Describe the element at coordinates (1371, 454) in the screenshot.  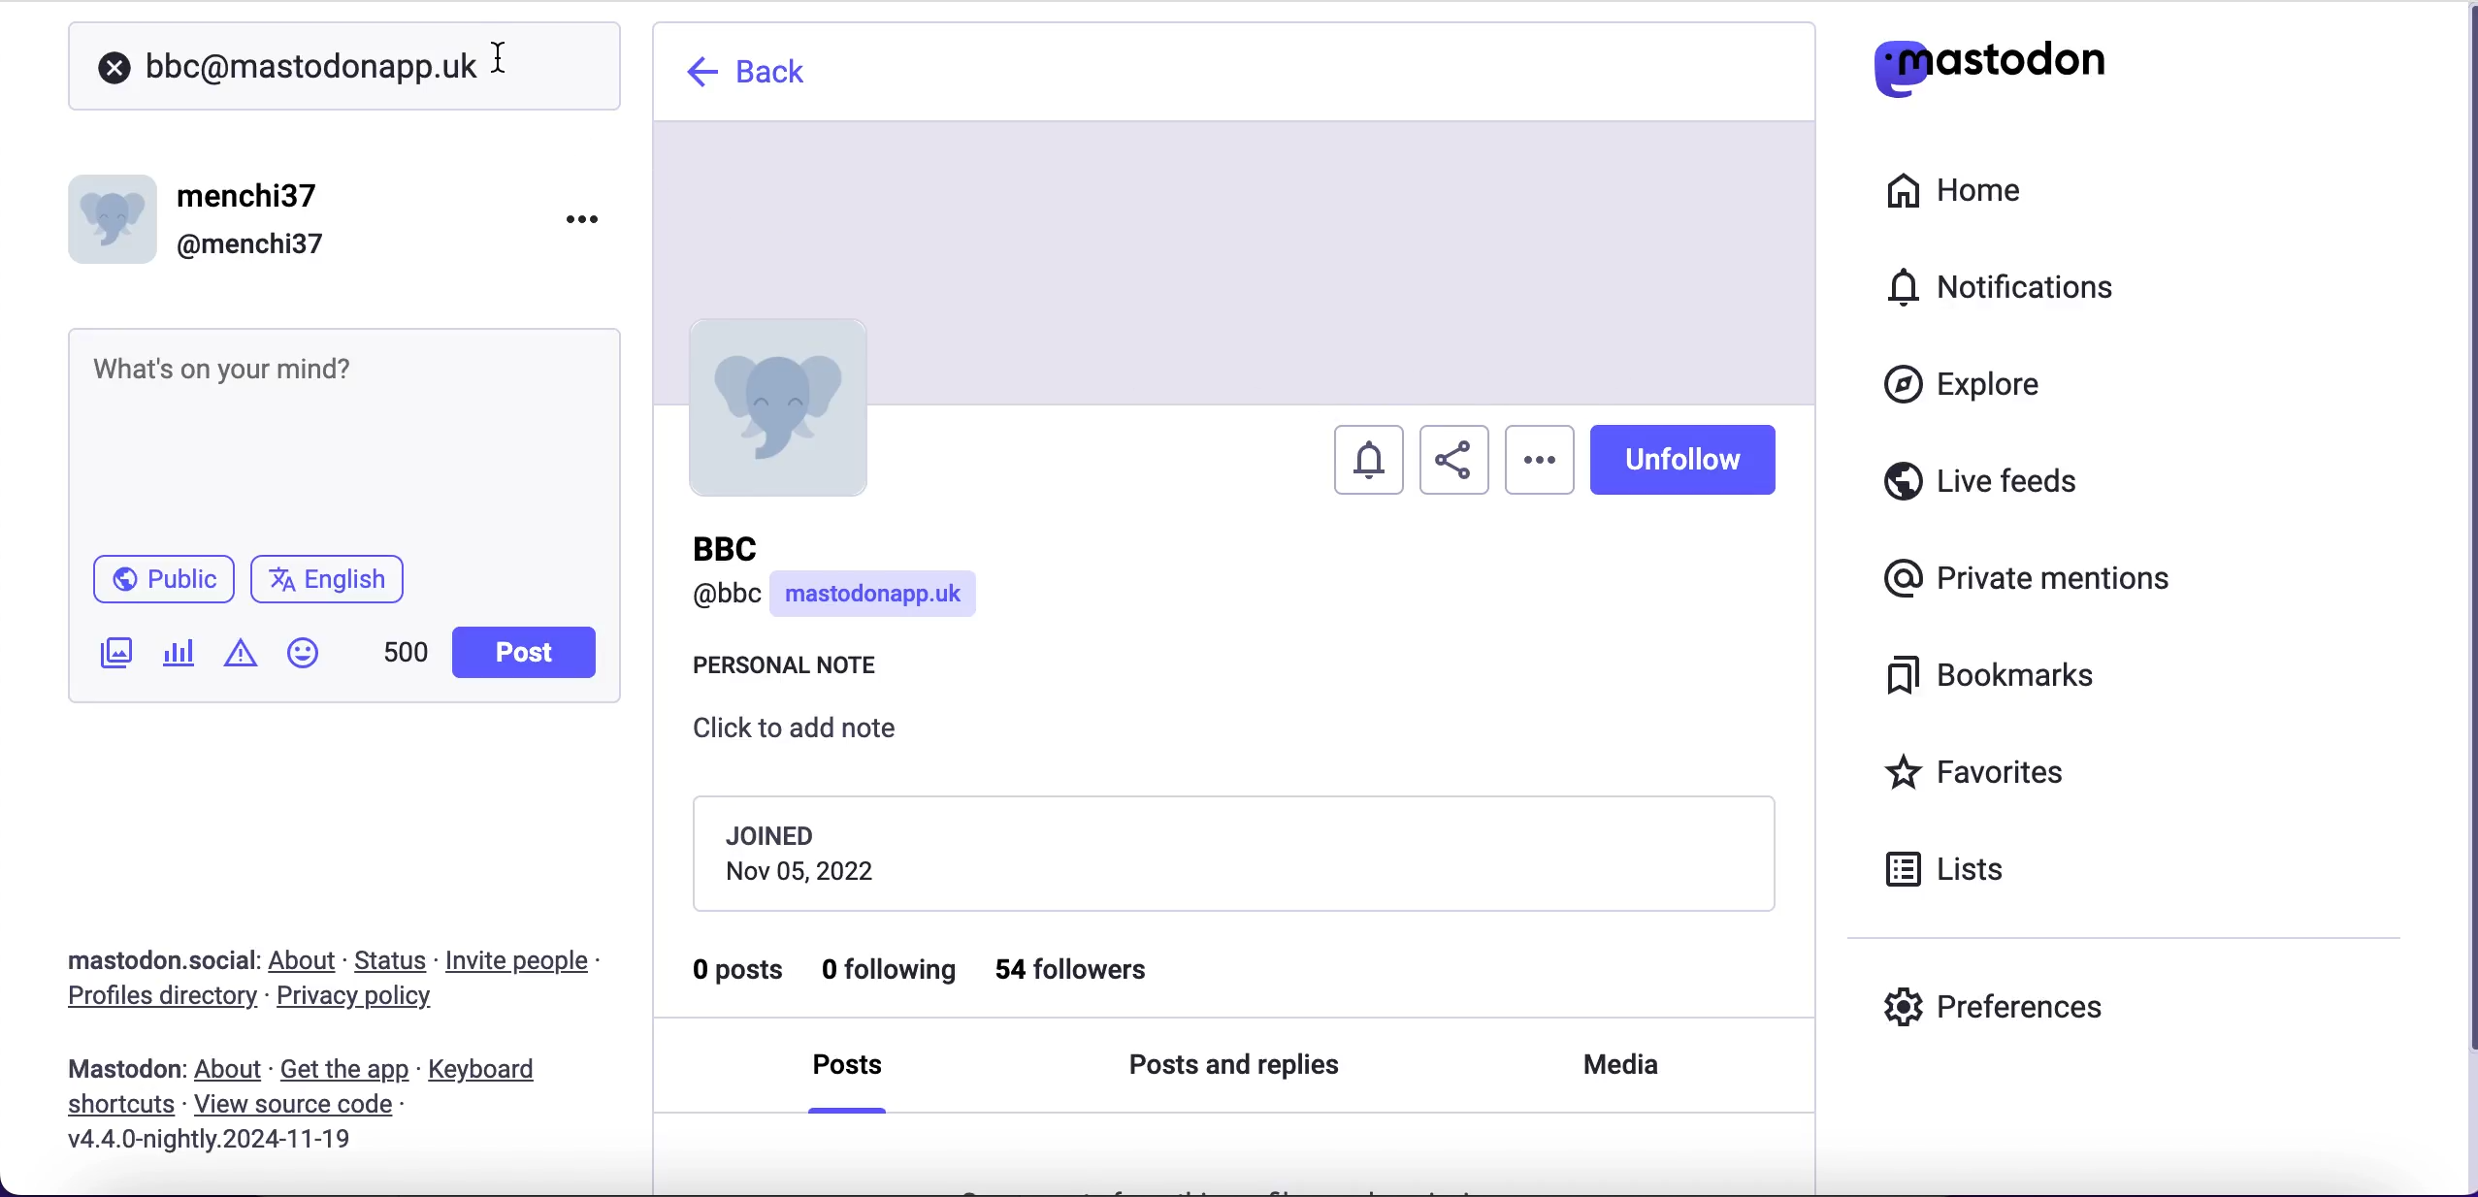
I see `turn notifications on` at that location.